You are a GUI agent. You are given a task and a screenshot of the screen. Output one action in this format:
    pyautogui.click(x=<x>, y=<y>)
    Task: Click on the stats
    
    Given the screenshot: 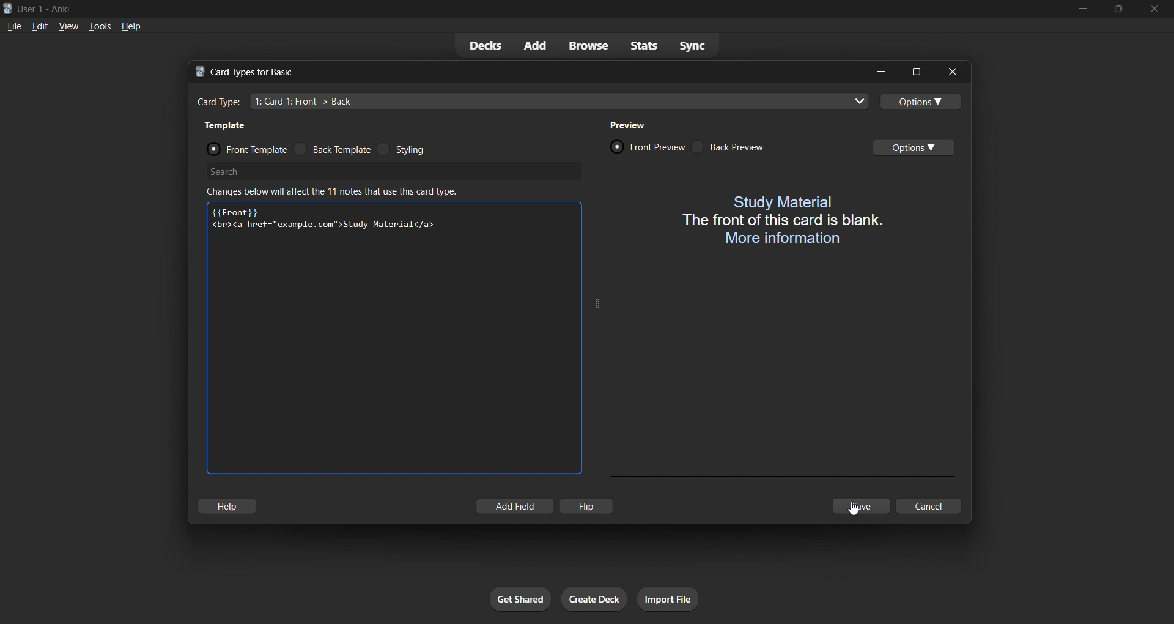 What is the action you would take?
    pyautogui.click(x=641, y=47)
    